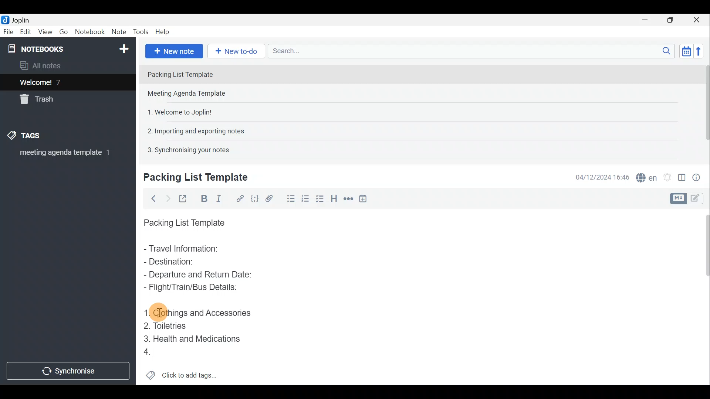 The width and height of the screenshot is (710, 399). Describe the element at coordinates (649, 21) in the screenshot. I see `Minimise` at that location.